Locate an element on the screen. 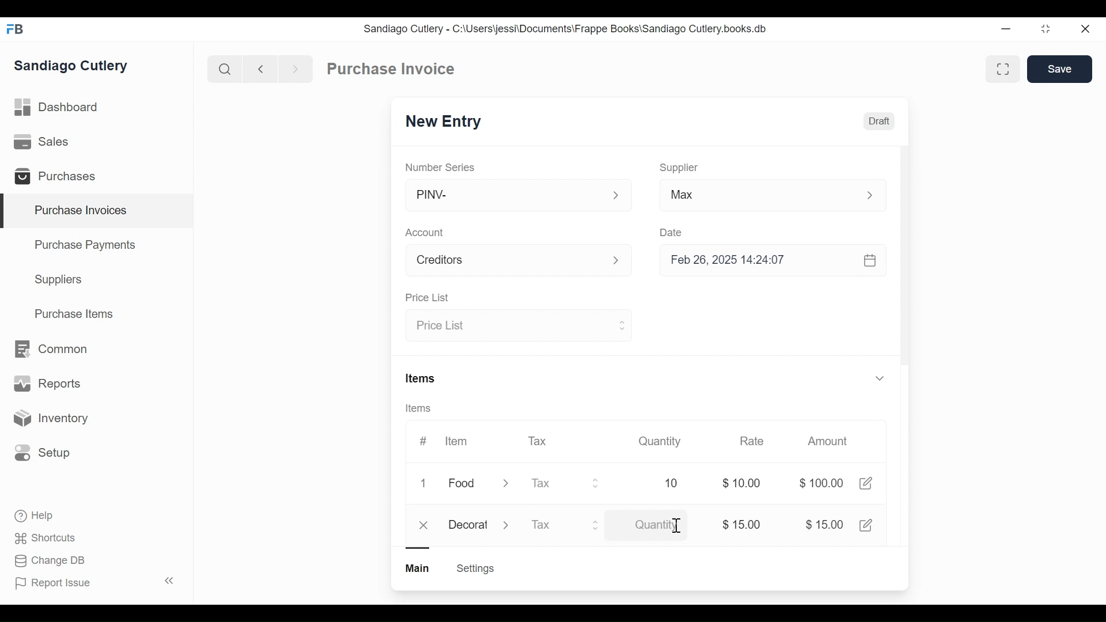  Purchase Invoices is located at coordinates (97, 211).